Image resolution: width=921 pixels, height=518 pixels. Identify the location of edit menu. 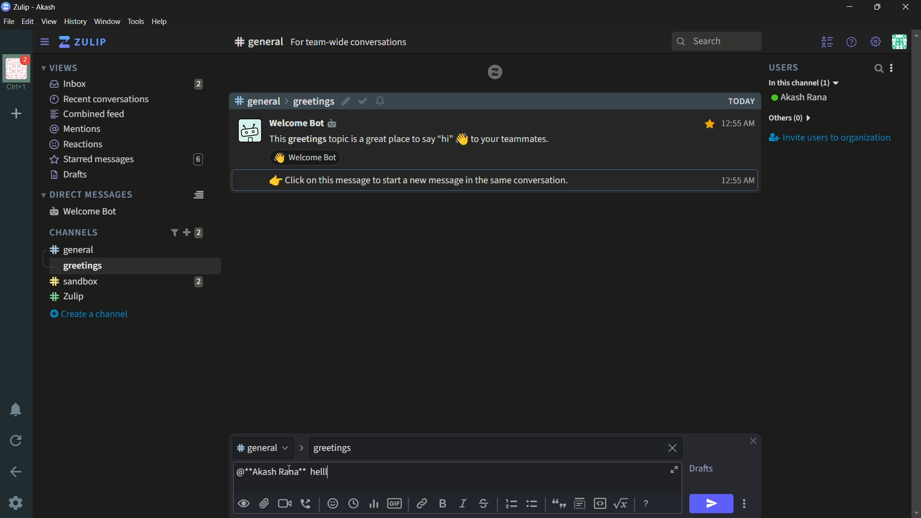
(27, 22).